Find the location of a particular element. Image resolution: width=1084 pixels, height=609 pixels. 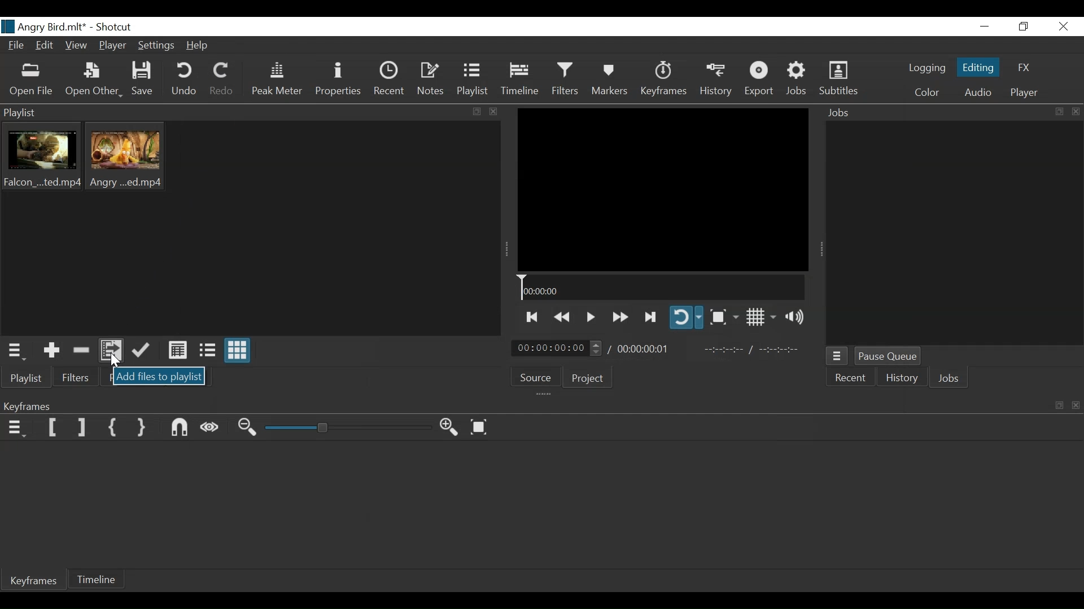

Keyframes is located at coordinates (666, 80).